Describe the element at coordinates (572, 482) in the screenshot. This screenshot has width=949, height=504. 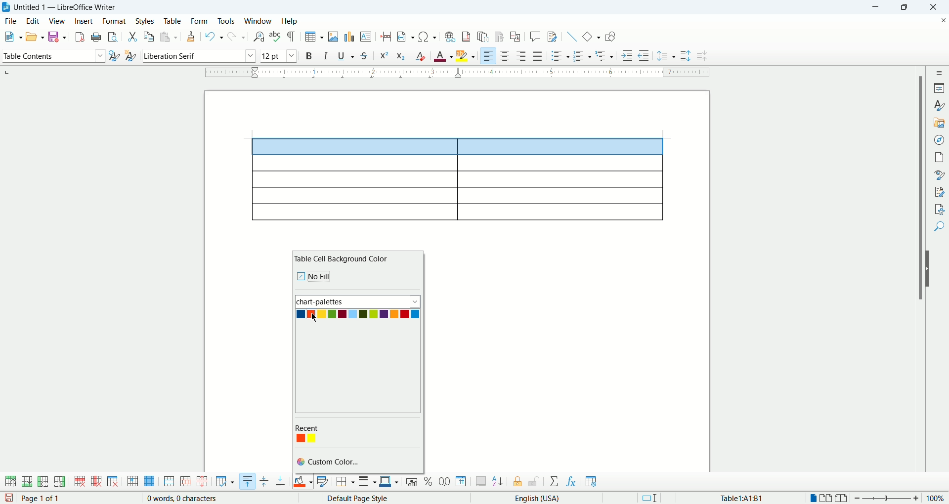
I see `insert formula` at that location.